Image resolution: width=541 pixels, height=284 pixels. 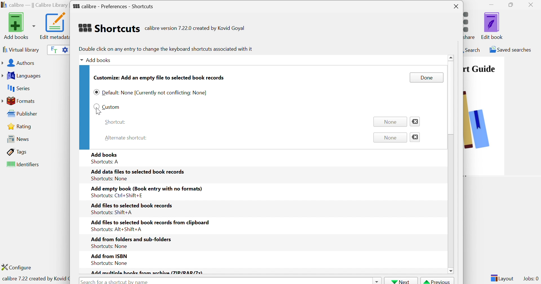 What do you see at coordinates (195, 28) in the screenshot?
I see `calibre version 7.22.0 created by Kovid Goyal` at bounding box center [195, 28].